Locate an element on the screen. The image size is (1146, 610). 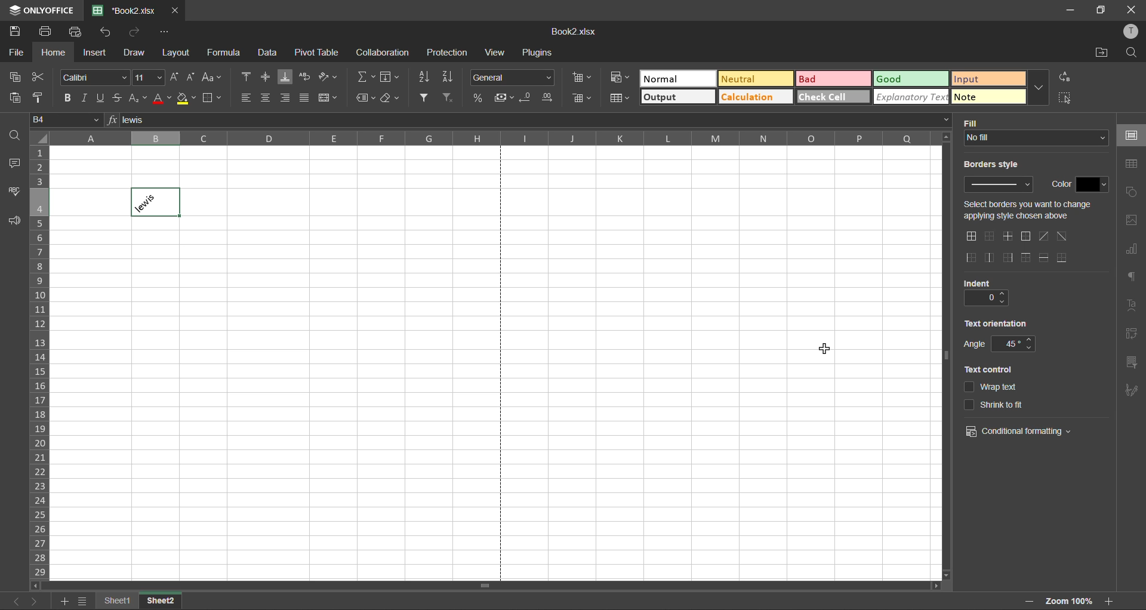
only middle border horizontal is located at coordinates (1006, 236).